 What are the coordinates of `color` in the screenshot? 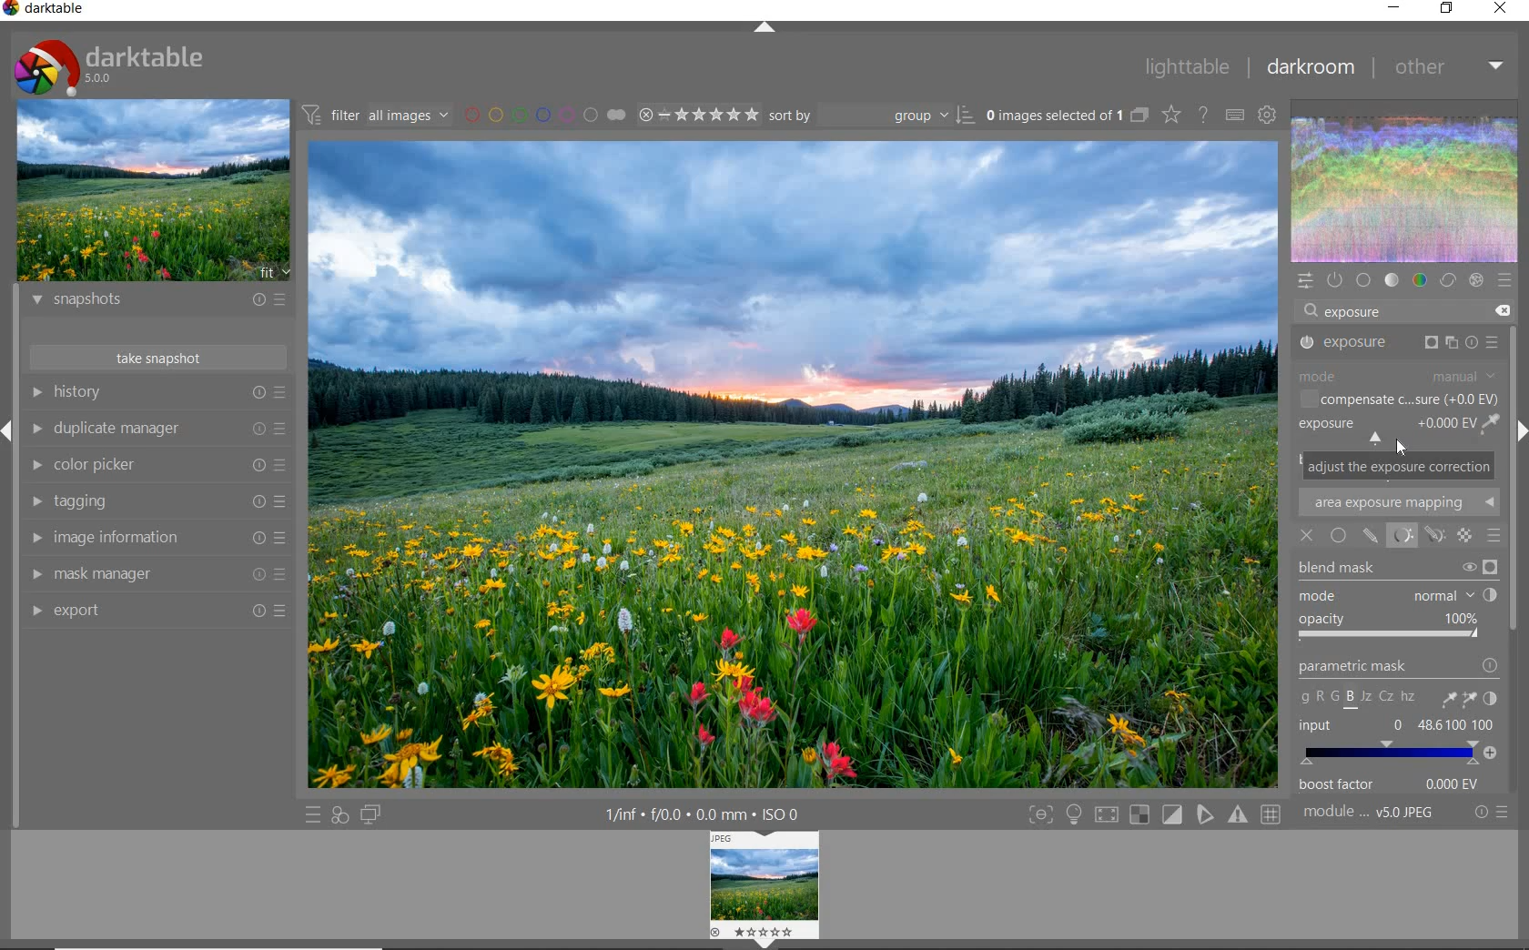 It's located at (1421, 278).